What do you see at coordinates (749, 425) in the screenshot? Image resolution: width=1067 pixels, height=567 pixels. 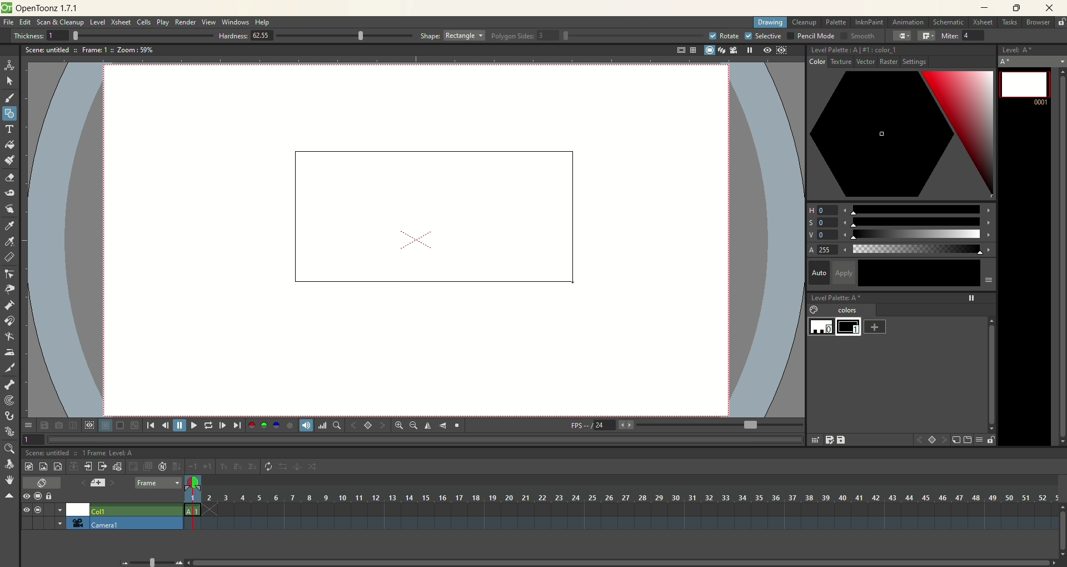 I see `set the playback frame rate` at bounding box center [749, 425].